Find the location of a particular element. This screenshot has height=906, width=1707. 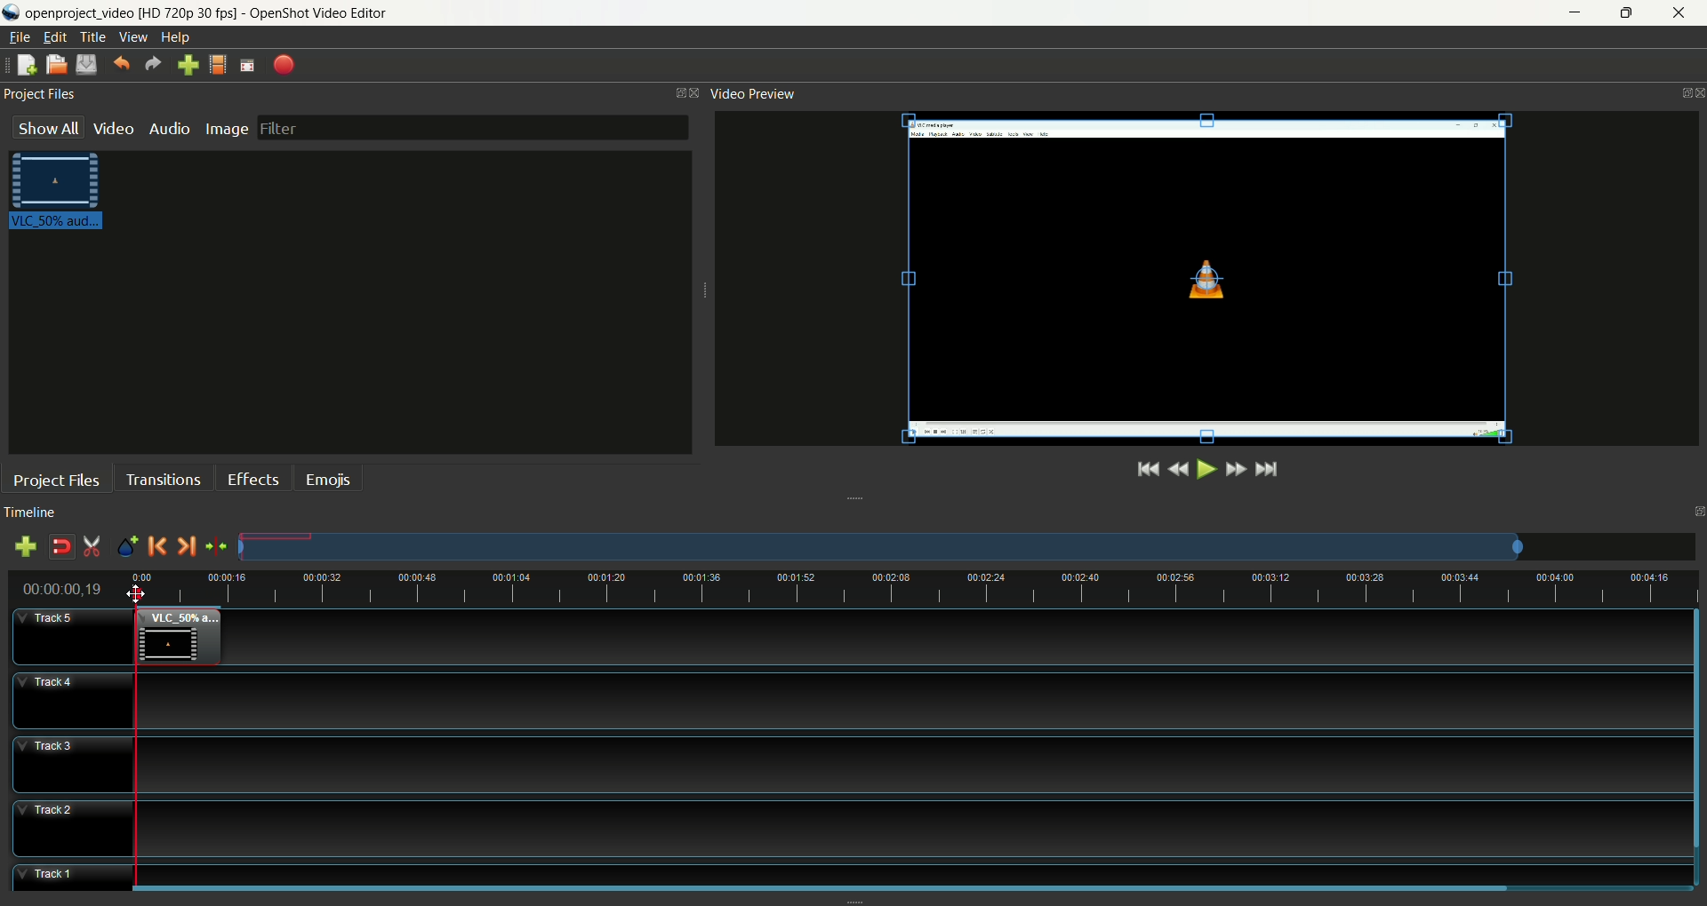

emojis is located at coordinates (329, 478).